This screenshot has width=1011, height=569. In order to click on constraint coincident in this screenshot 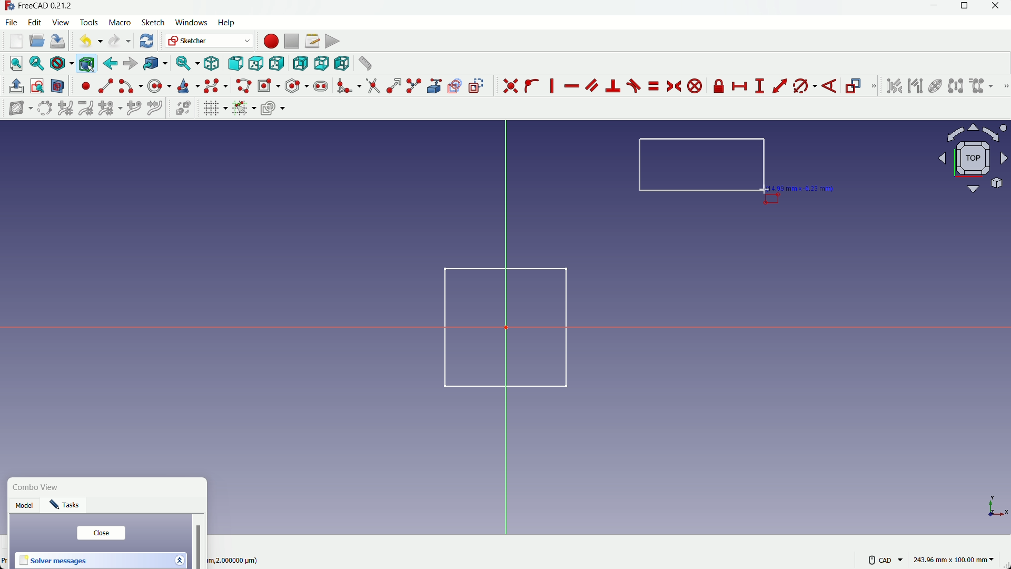, I will do `click(510, 86)`.